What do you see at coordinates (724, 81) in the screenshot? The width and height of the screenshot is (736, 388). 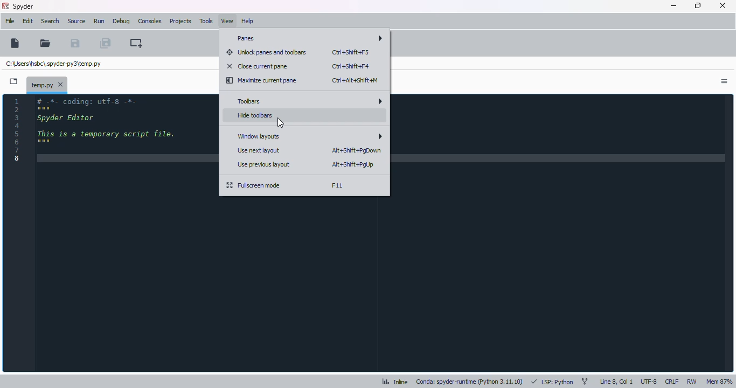 I see `options` at bounding box center [724, 81].